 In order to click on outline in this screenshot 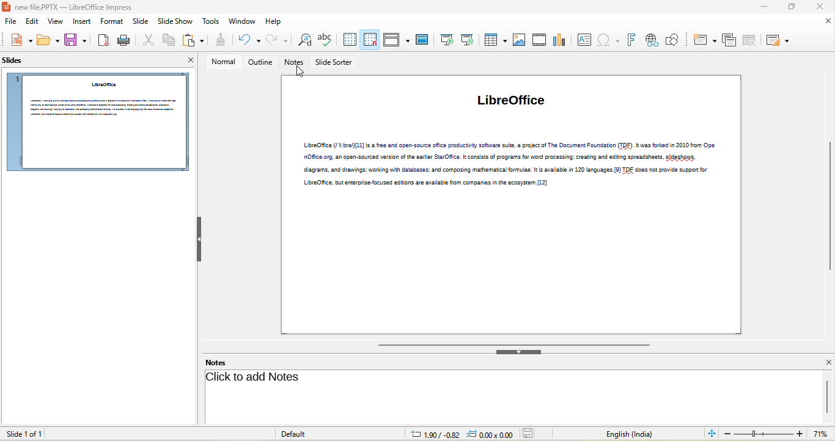, I will do `click(260, 62)`.